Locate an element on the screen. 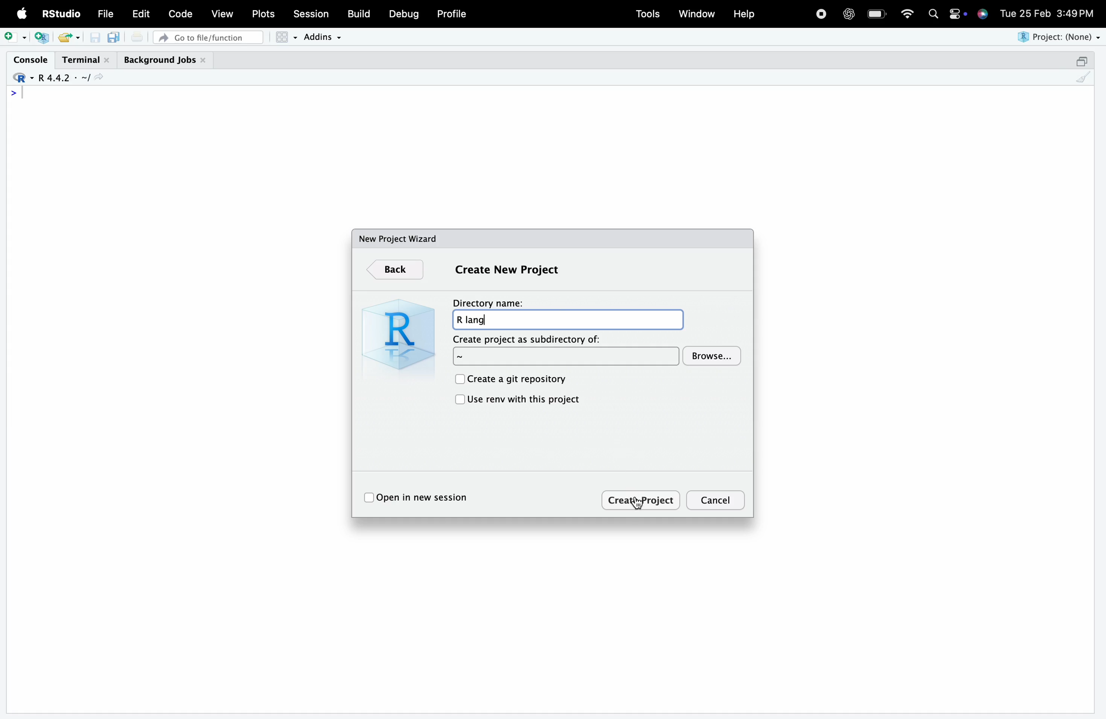 The height and width of the screenshot is (719, 1106). Save current document is located at coordinates (95, 38).